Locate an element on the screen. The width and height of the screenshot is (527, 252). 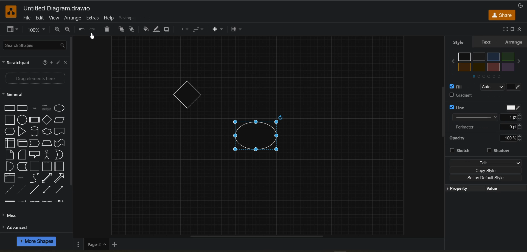
cloud is located at coordinates (46, 132).